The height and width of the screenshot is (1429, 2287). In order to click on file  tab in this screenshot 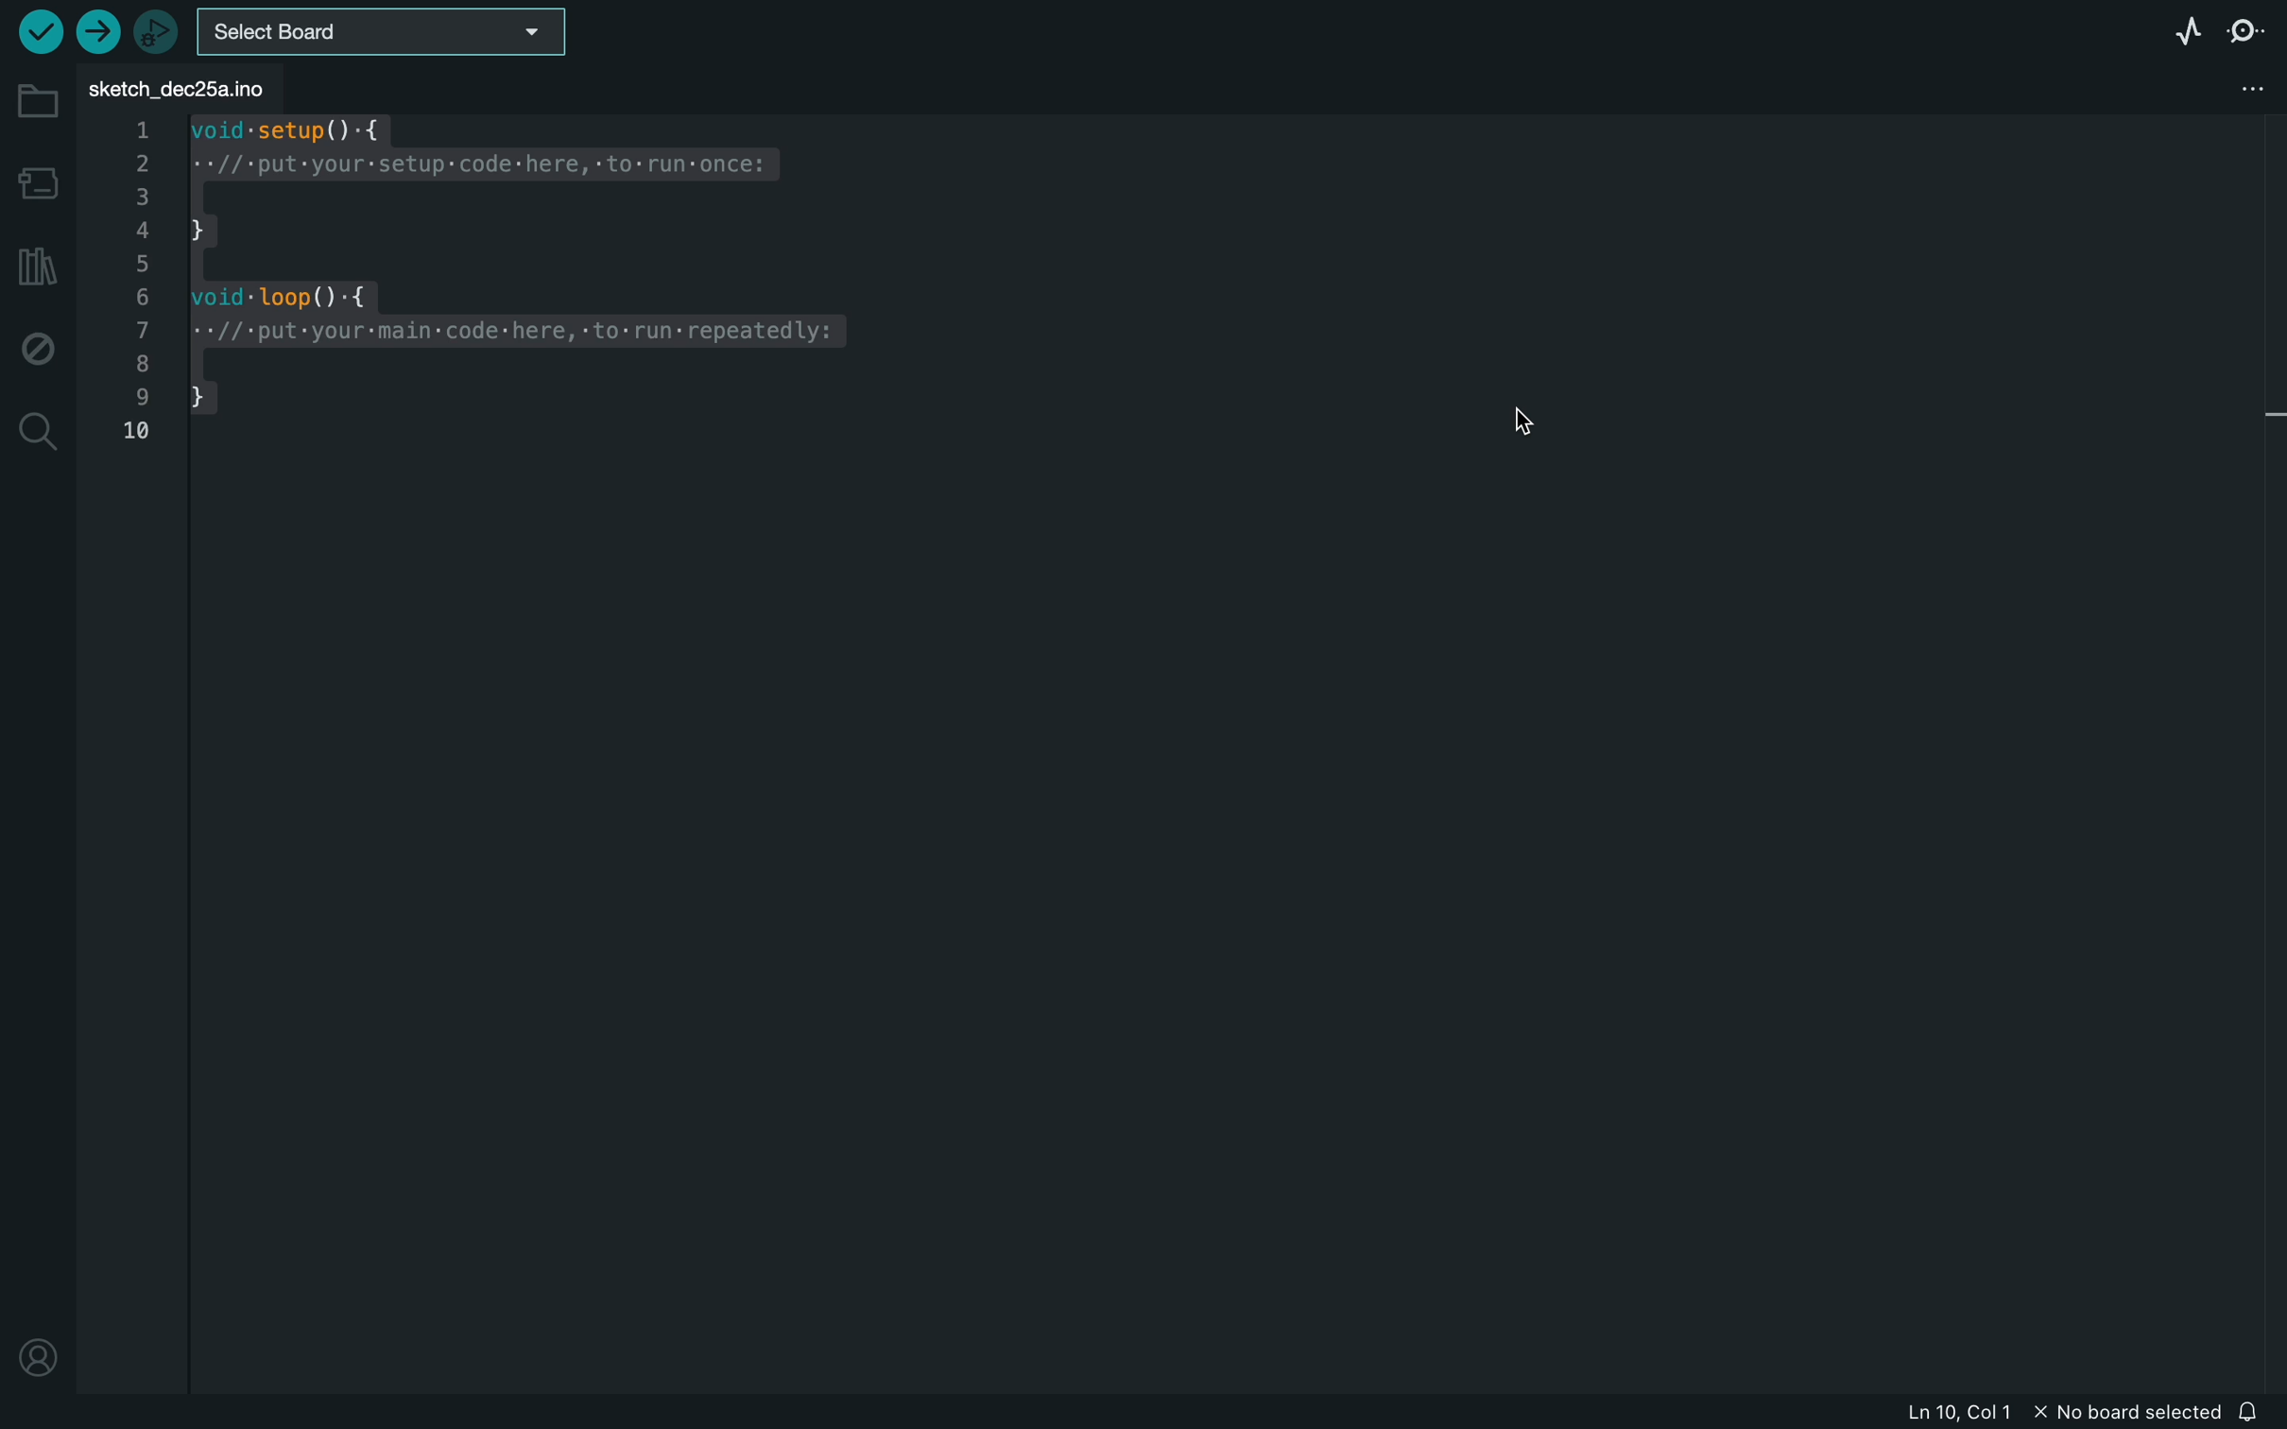, I will do `click(189, 87)`.